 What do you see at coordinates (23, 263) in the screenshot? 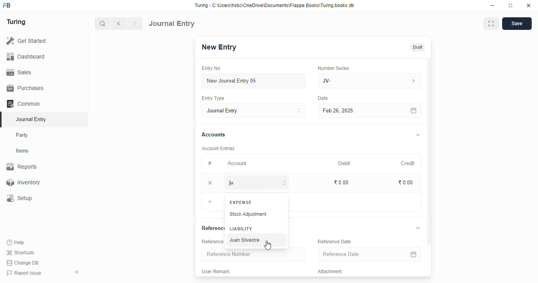
I see `change DB` at bounding box center [23, 263].